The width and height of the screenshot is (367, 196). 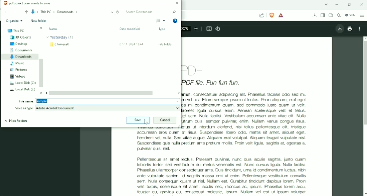 What do you see at coordinates (218, 29) in the screenshot?
I see `Rotate Counterclockwise` at bounding box center [218, 29].